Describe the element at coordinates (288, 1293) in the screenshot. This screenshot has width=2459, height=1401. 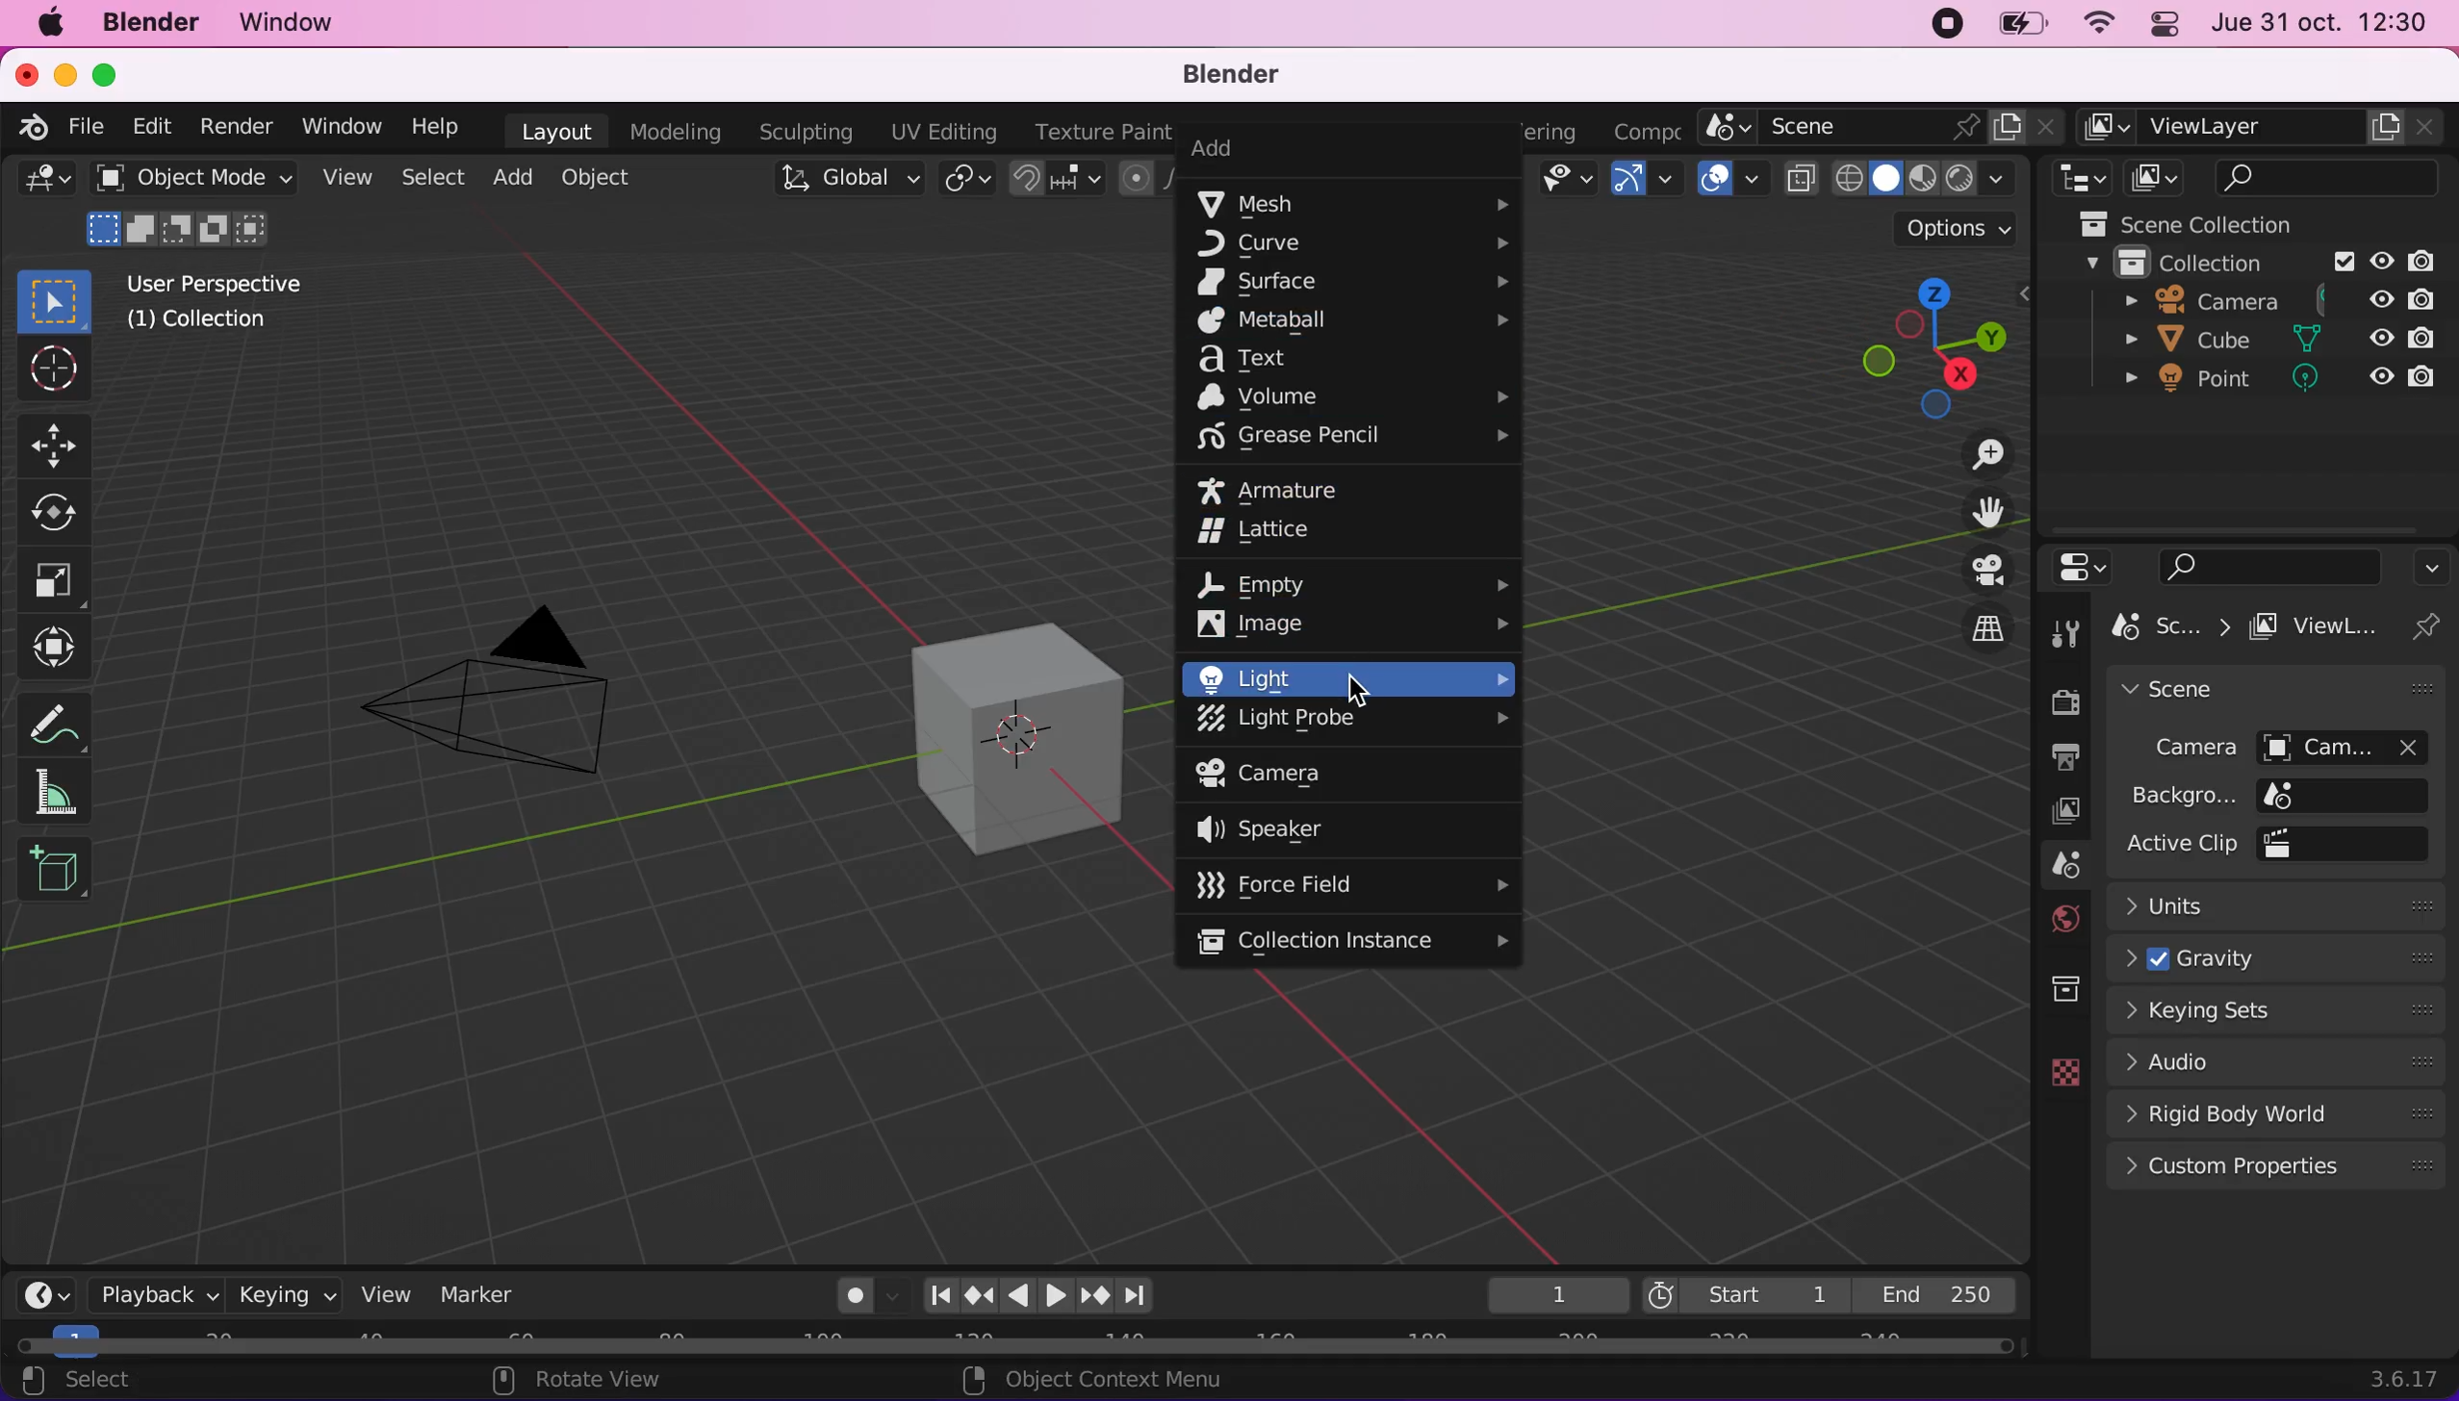
I see `keying` at that location.